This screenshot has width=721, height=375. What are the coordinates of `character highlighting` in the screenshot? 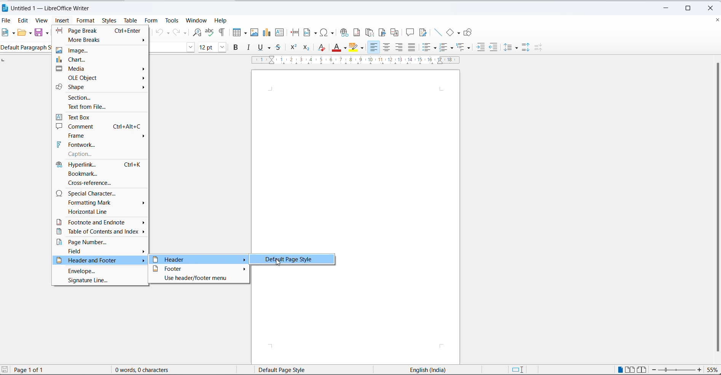 It's located at (355, 47).